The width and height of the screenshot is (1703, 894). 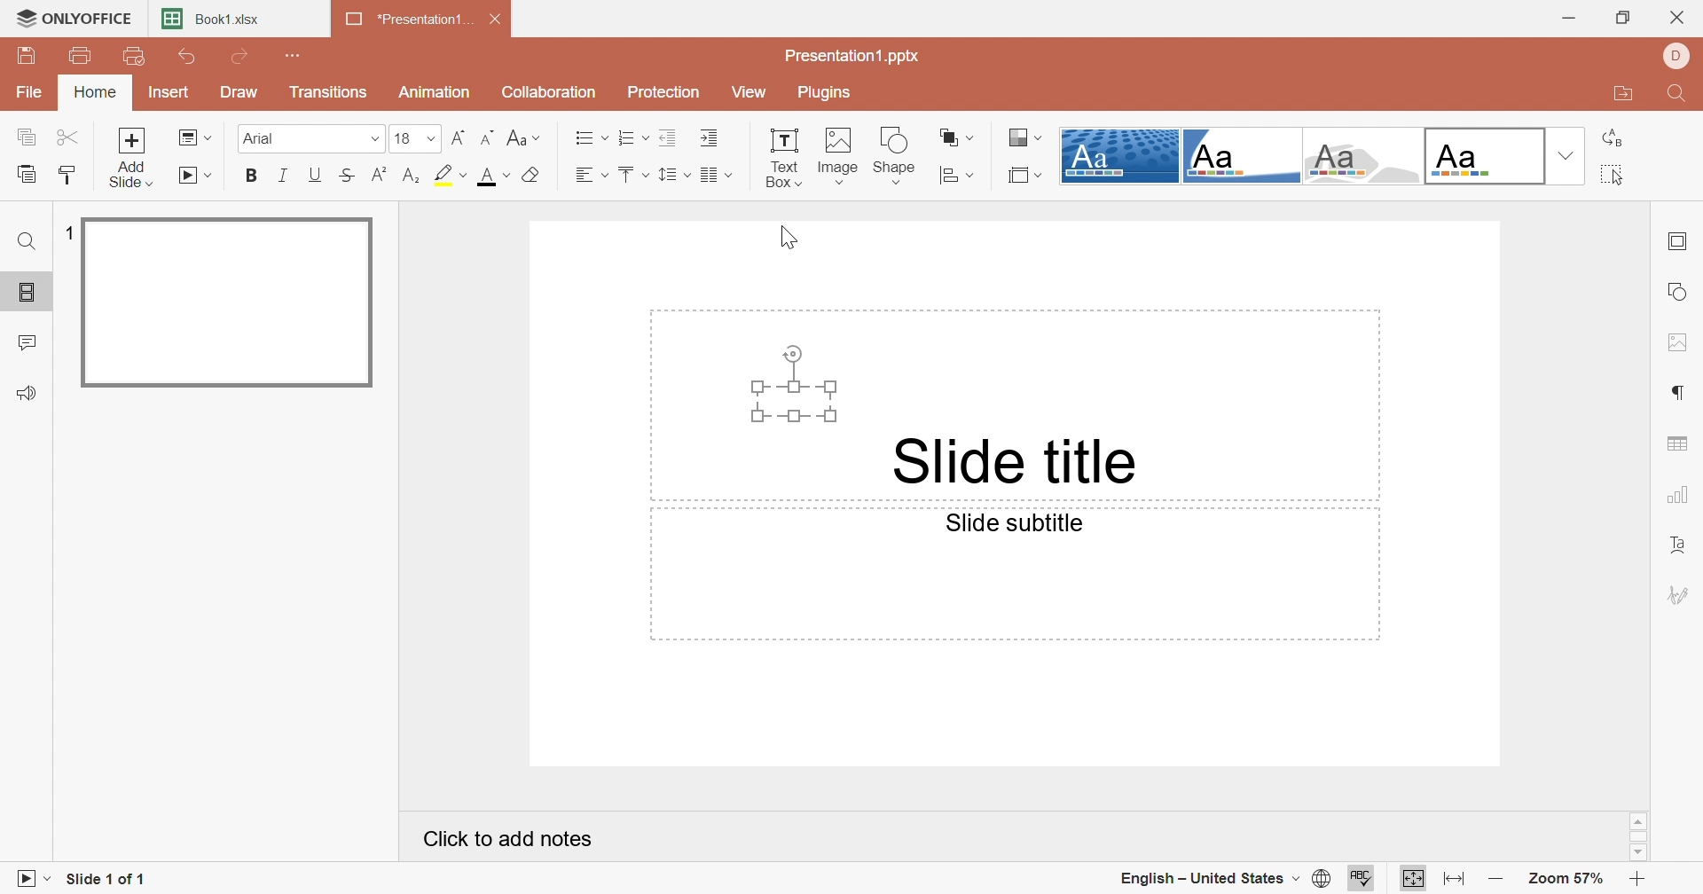 What do you see at coordinates (632, 170) in the screenshot?
I see `Vertical align` at bounding box center [632, 170].